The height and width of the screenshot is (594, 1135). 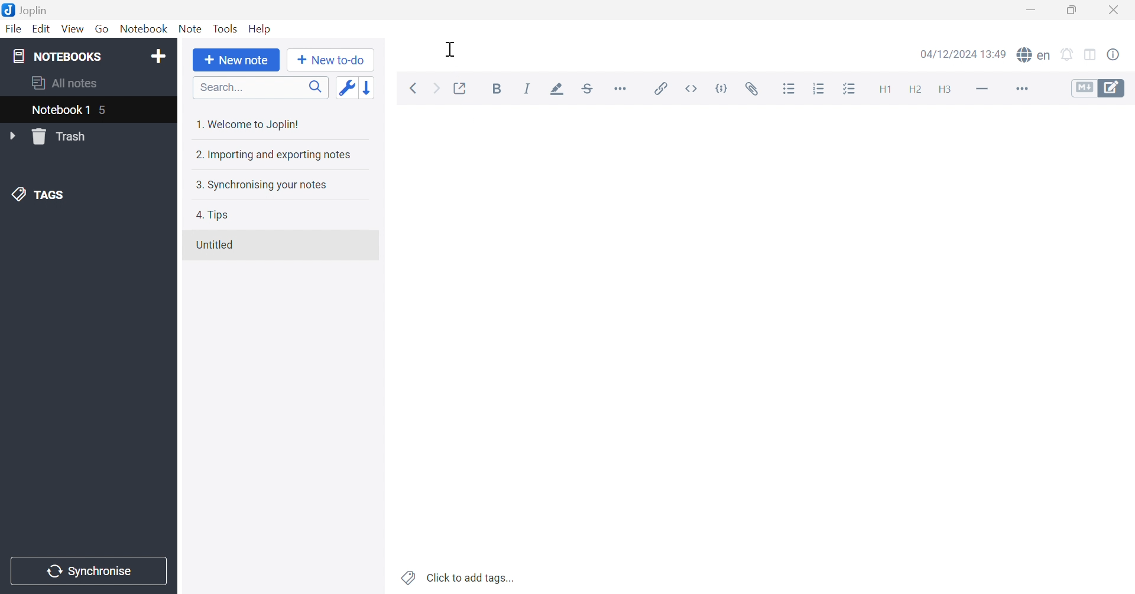 I want to click on Drop Down, so click(x=14, y=136).